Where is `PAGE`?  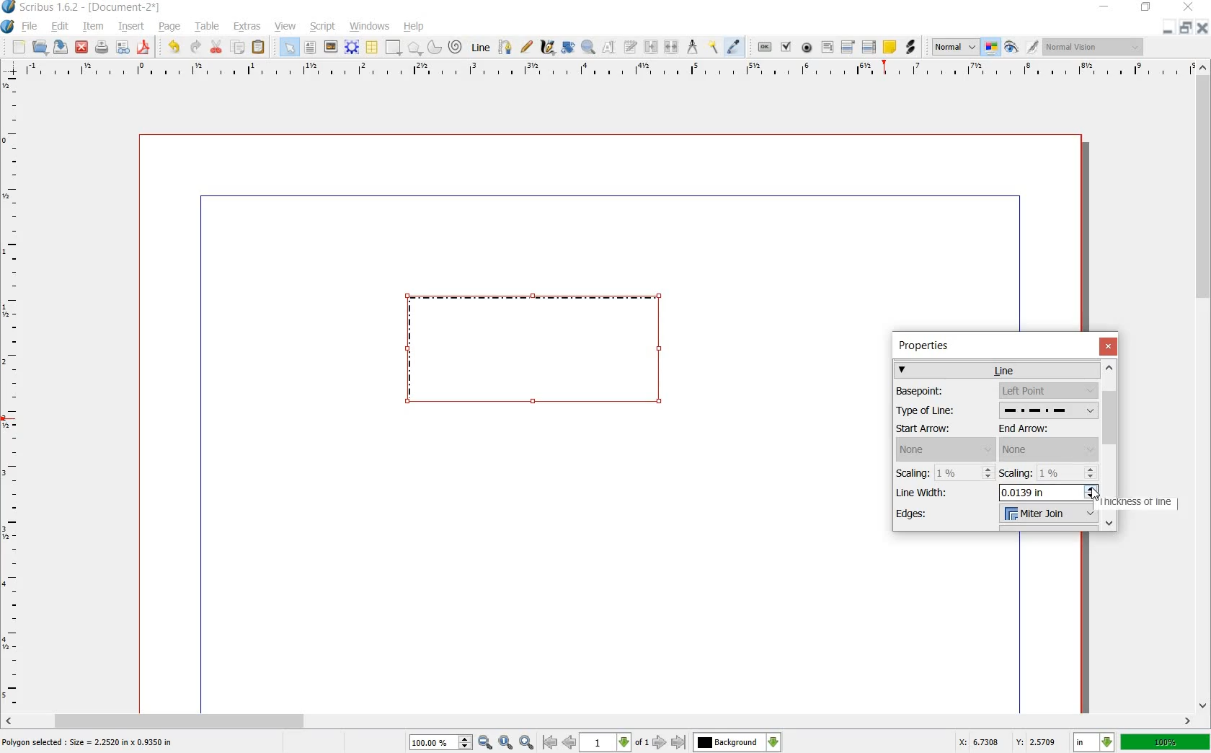
PAGE is located at coordinates (169, 28).